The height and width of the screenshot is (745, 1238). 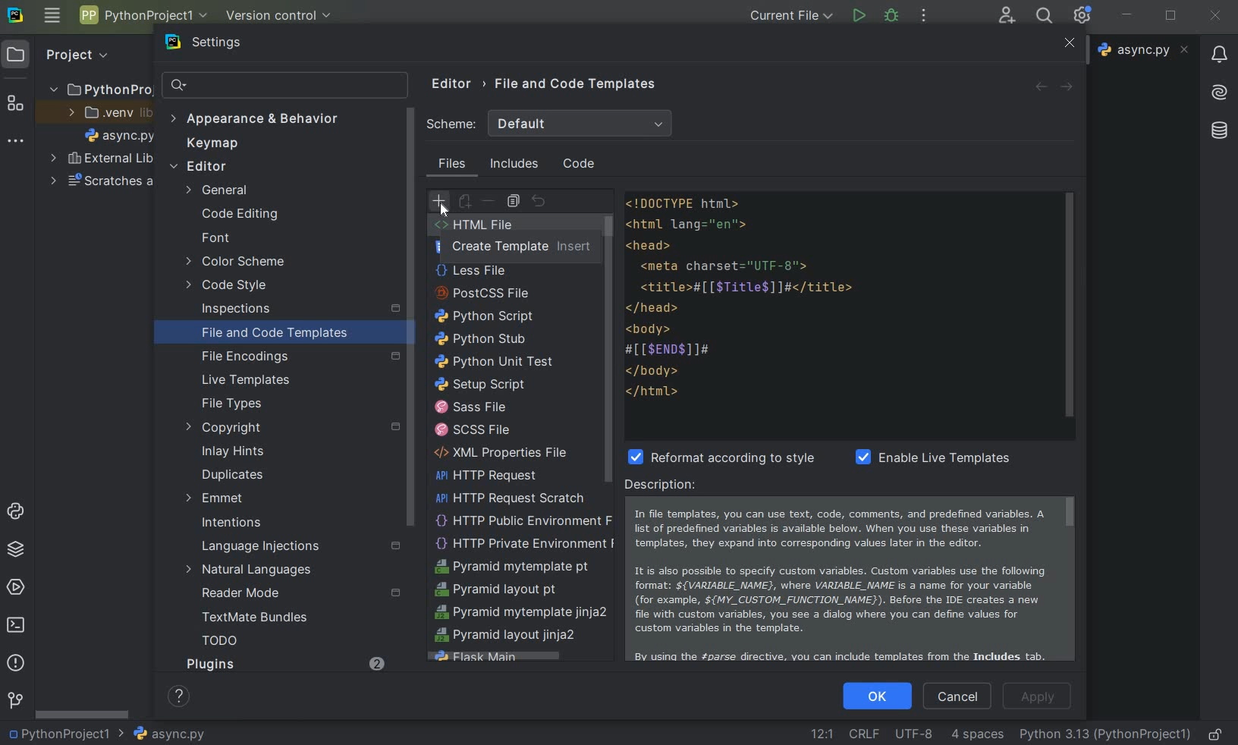 What do you see at coordinates (476, 658) in the screenshot?
I see `flask main` at bounding box center [476, 658].